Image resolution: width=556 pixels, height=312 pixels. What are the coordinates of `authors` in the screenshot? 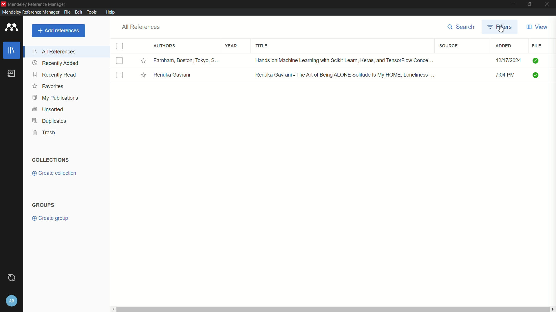 It's located at (164, 46).